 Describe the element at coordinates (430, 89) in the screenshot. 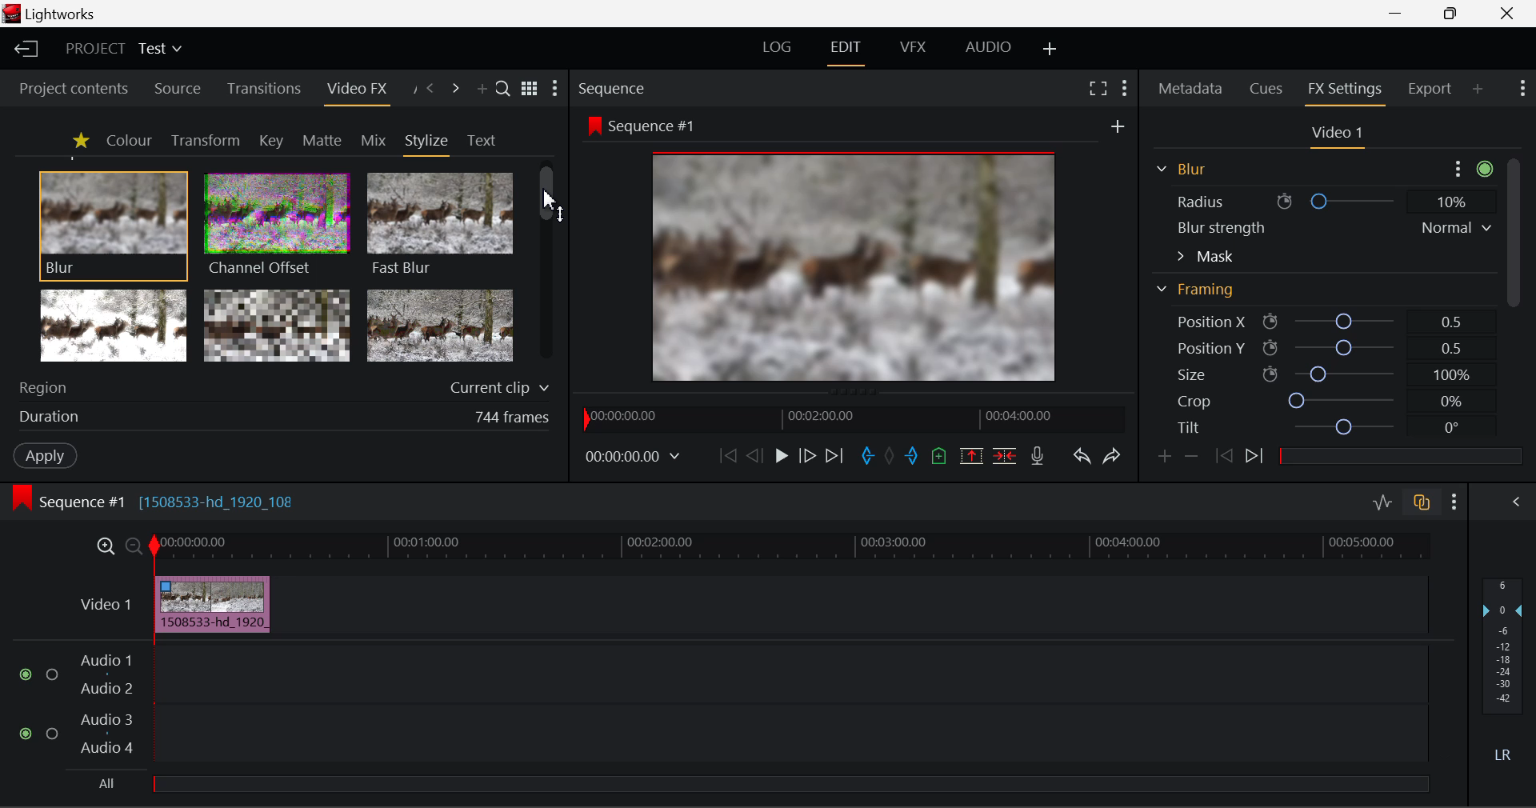

I see `Previous Panel` at that location.